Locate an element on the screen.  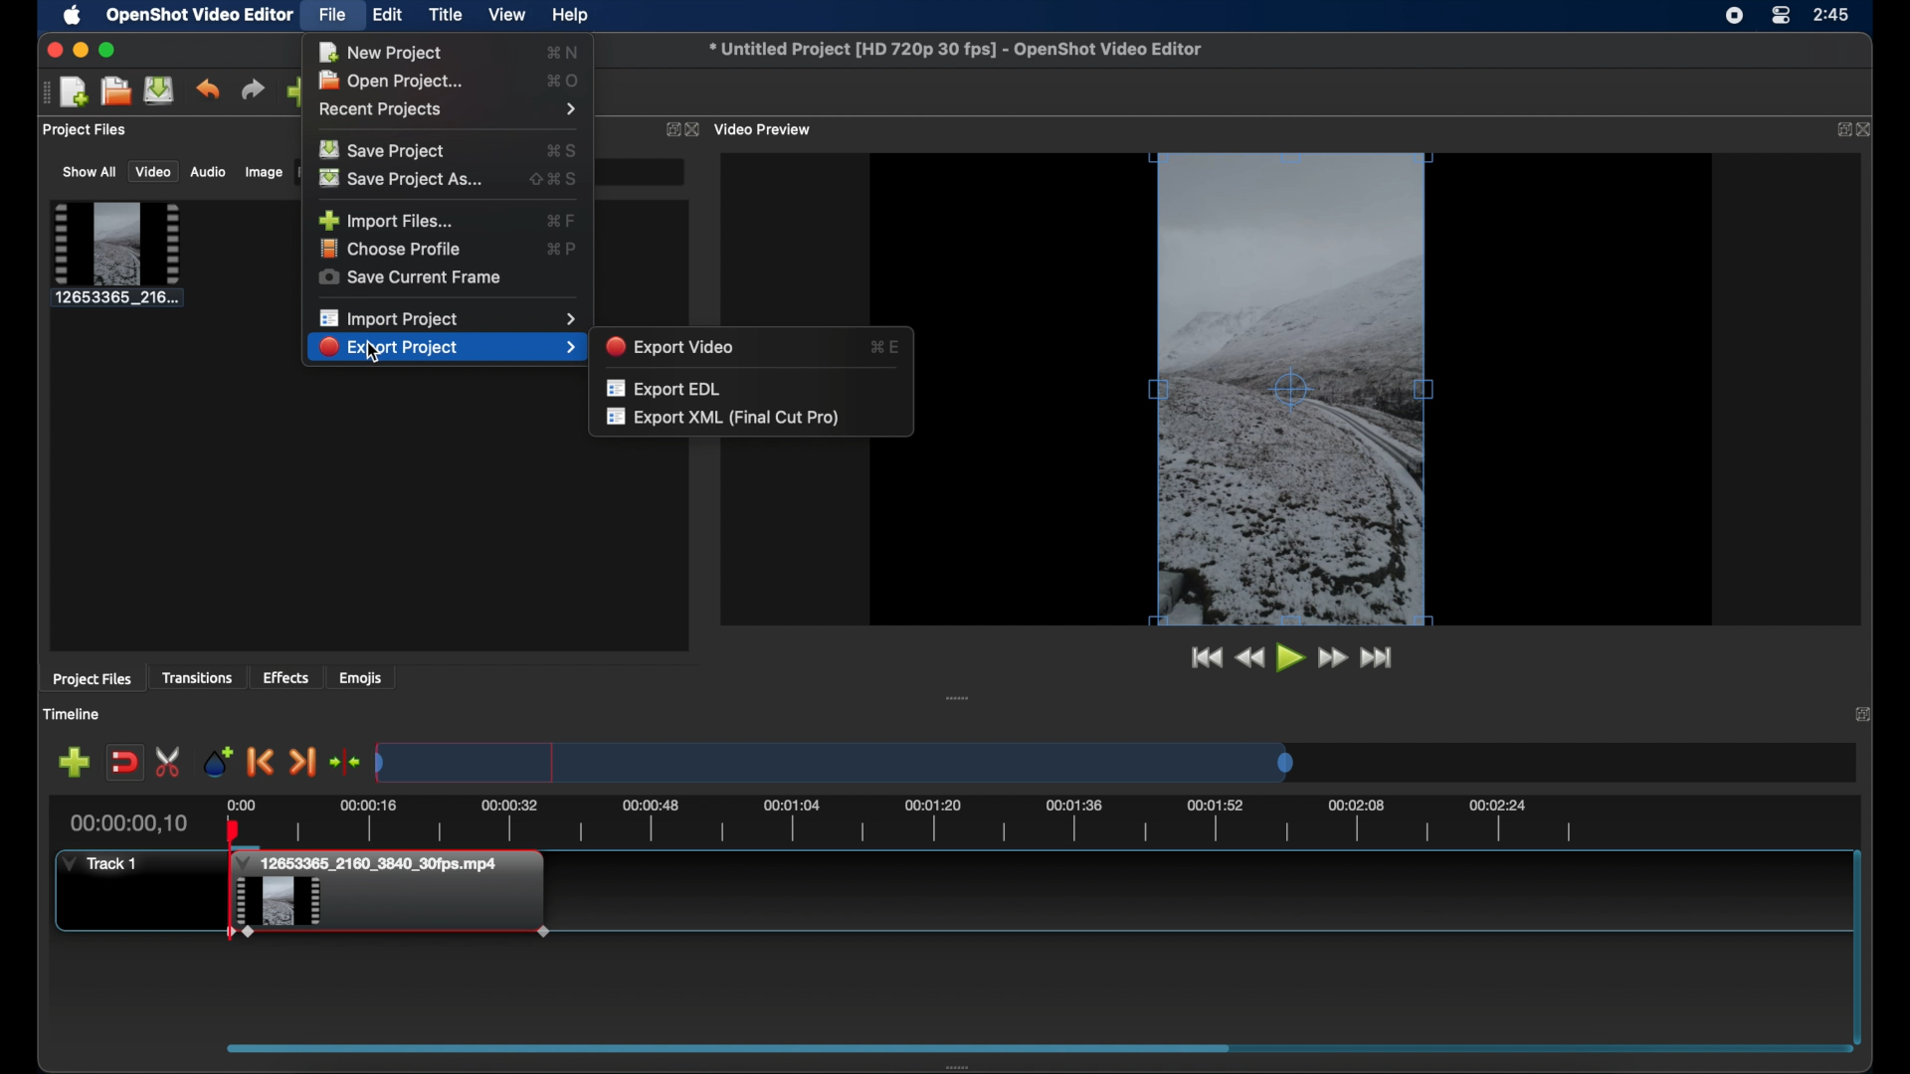
add marker is located at coordinates (218, 760).